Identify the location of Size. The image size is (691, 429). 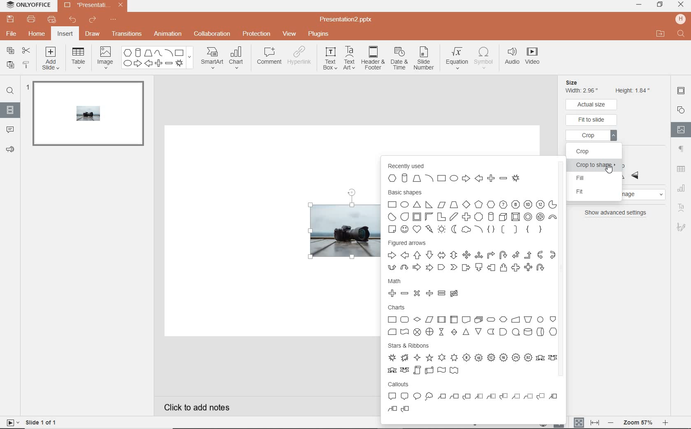
(582, 82).